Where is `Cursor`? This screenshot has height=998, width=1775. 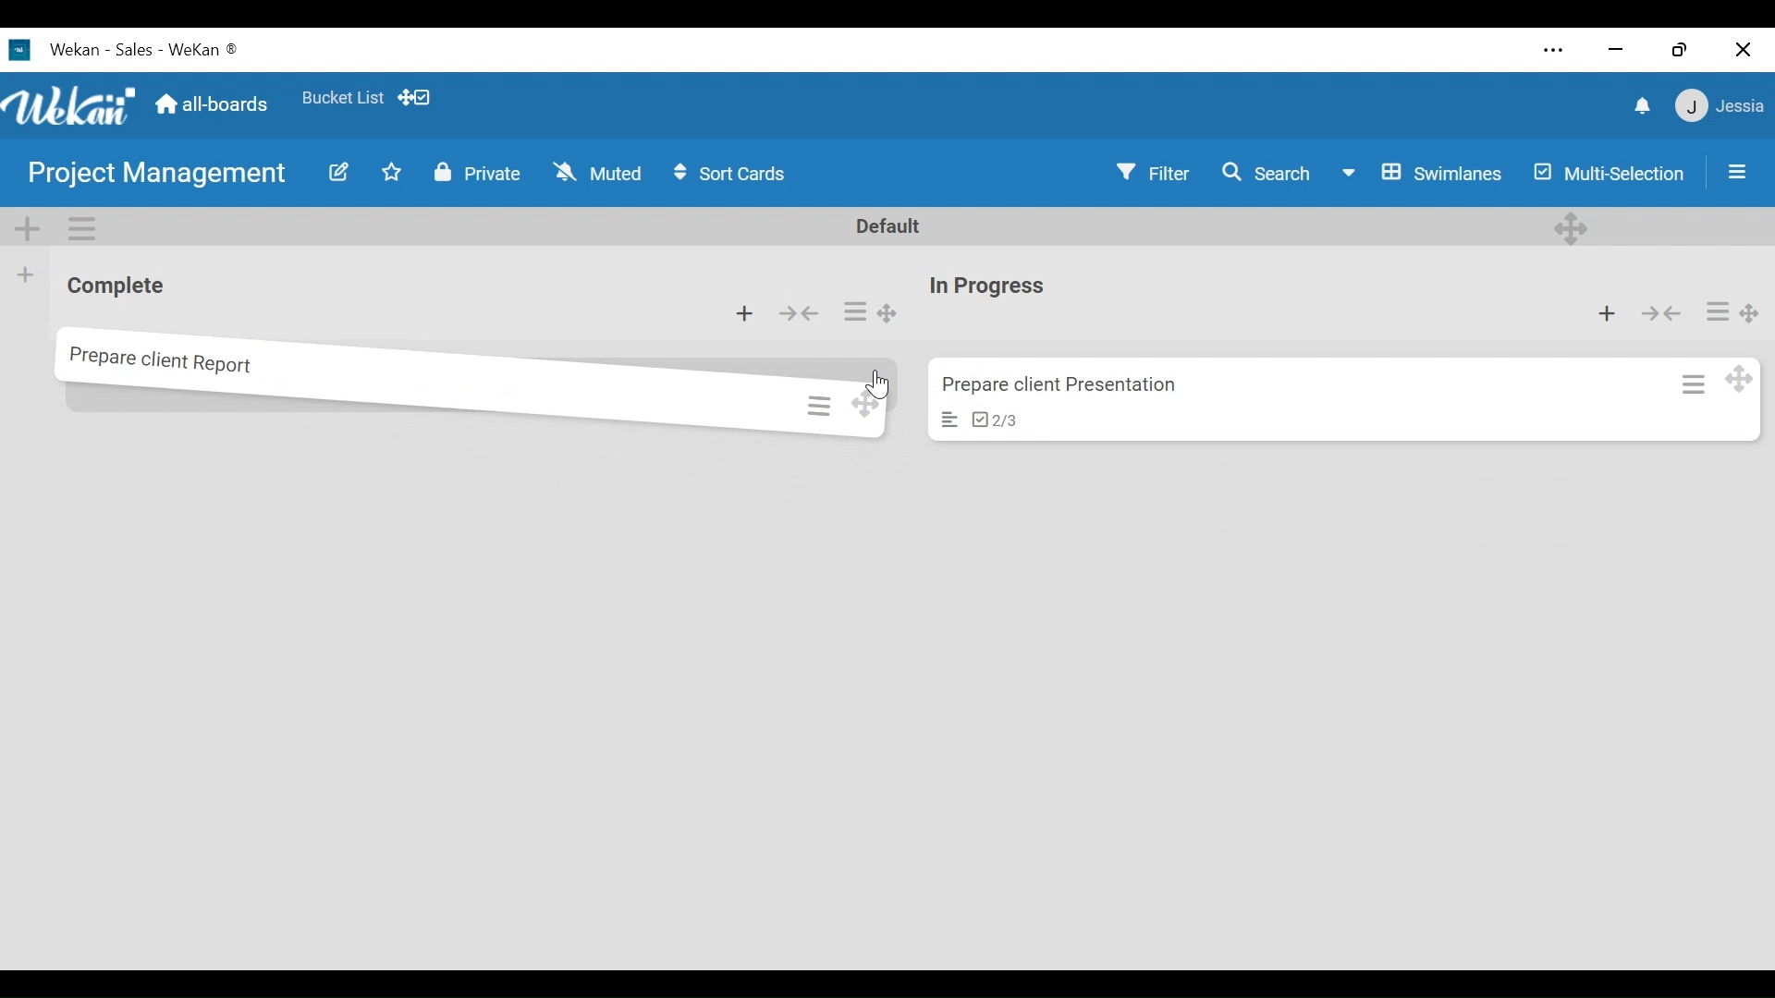 Cursor is located at coordinates (880, 375).